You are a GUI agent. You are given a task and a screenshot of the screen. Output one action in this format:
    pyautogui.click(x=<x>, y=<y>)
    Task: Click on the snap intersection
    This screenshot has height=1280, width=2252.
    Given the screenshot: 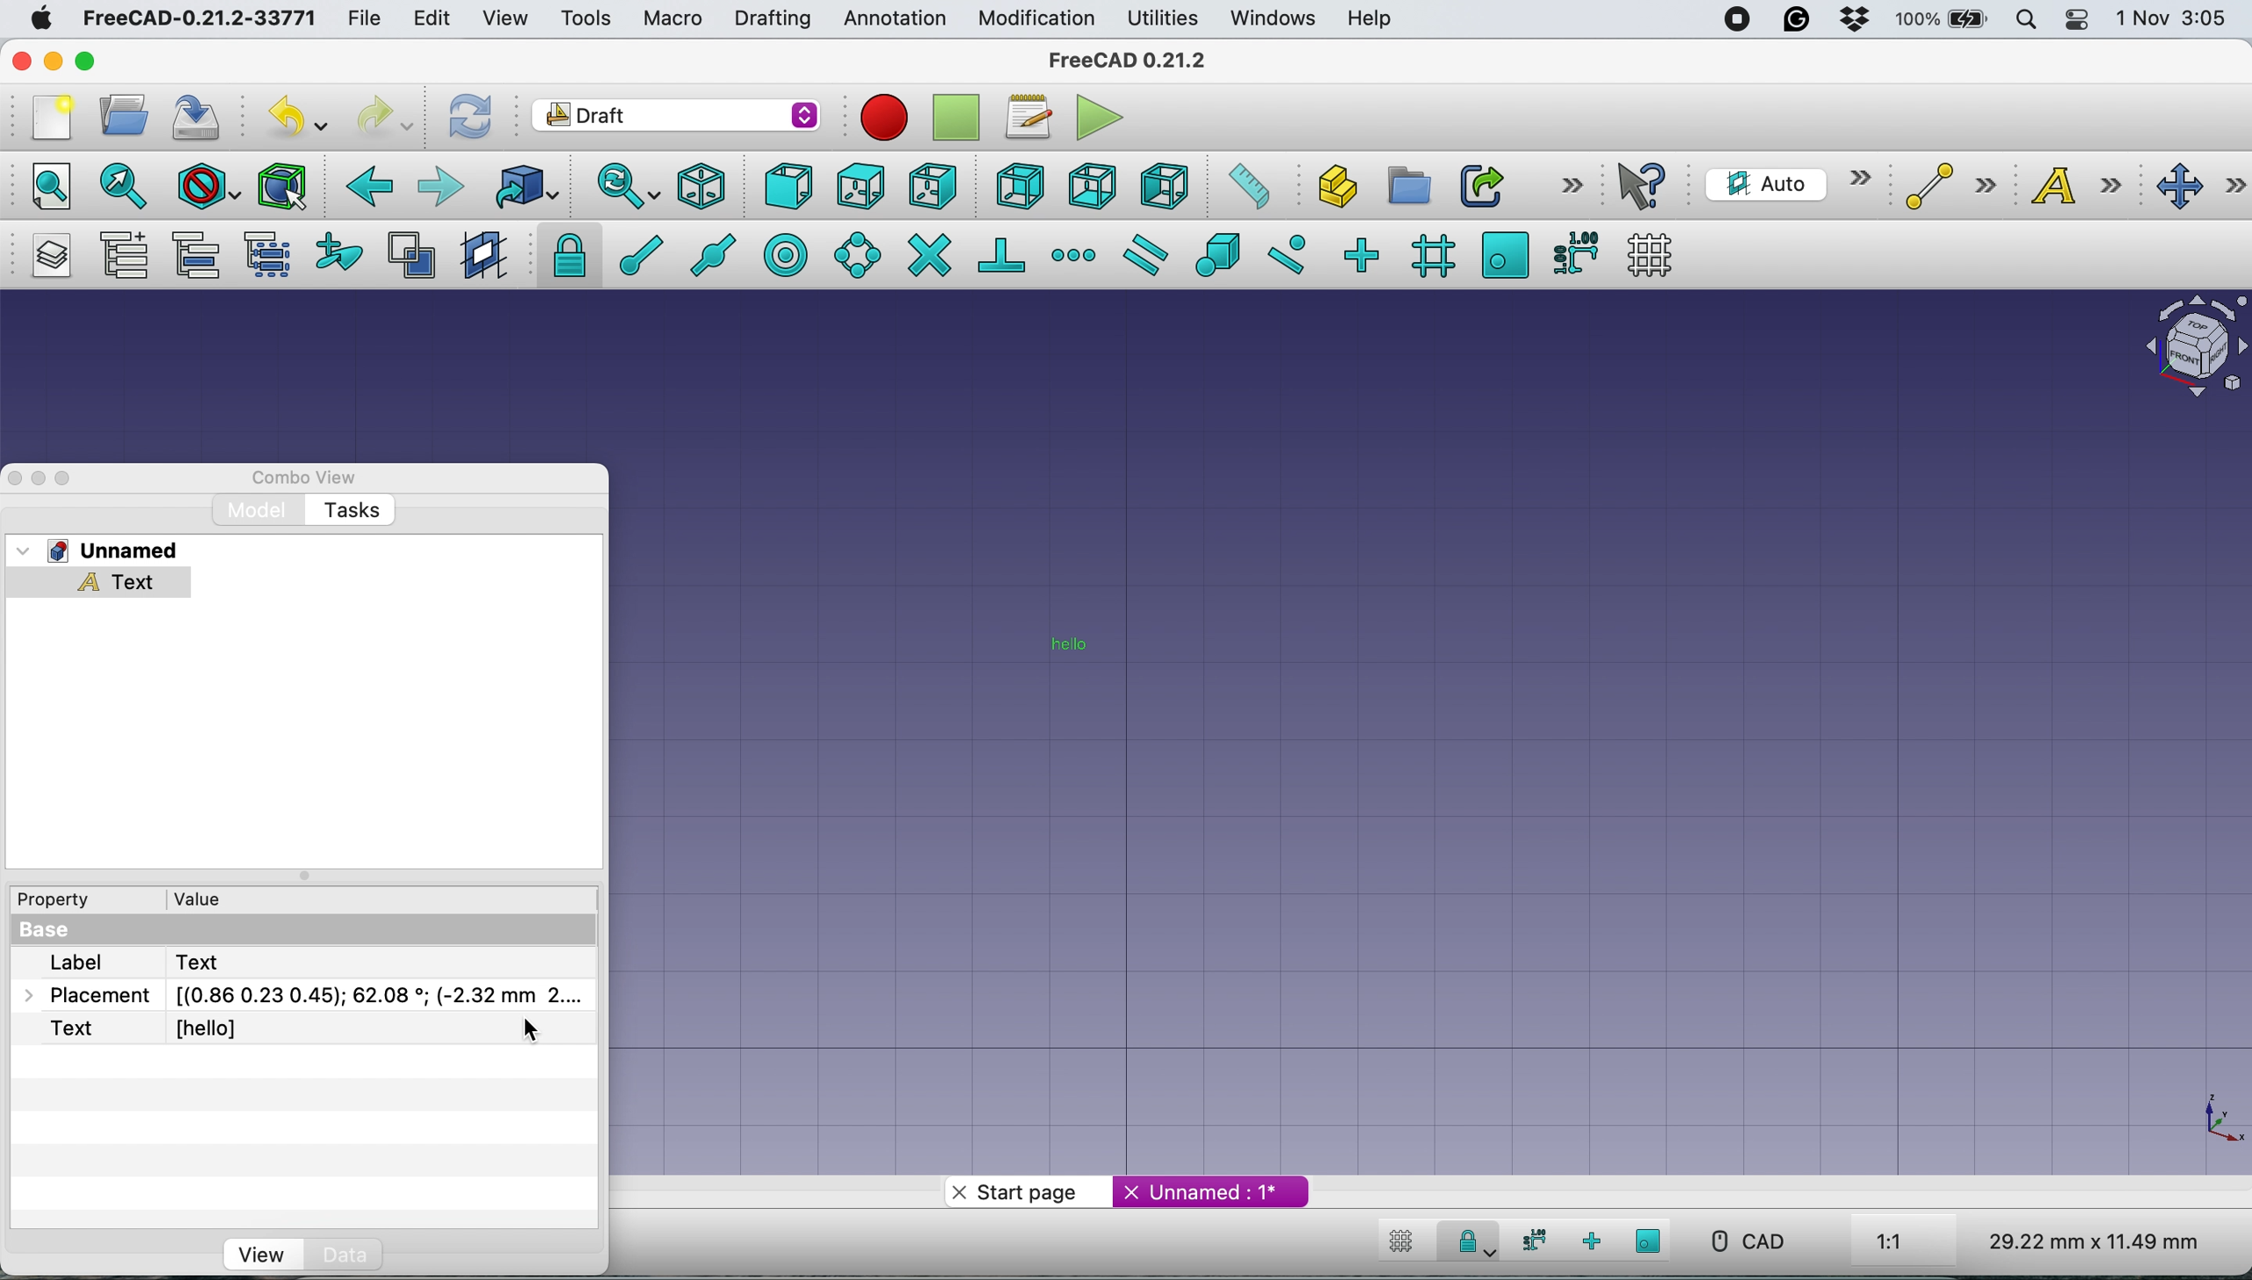 What is the action you would take?
    pyautogui.click(x=928, y=257)
    